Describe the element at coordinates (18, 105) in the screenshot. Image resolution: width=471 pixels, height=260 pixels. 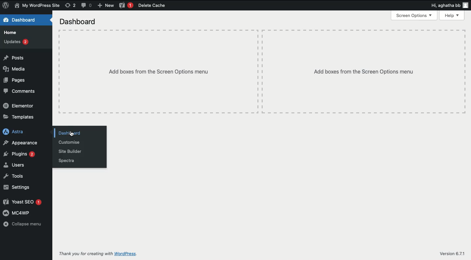
I see `Elementor` at that location.